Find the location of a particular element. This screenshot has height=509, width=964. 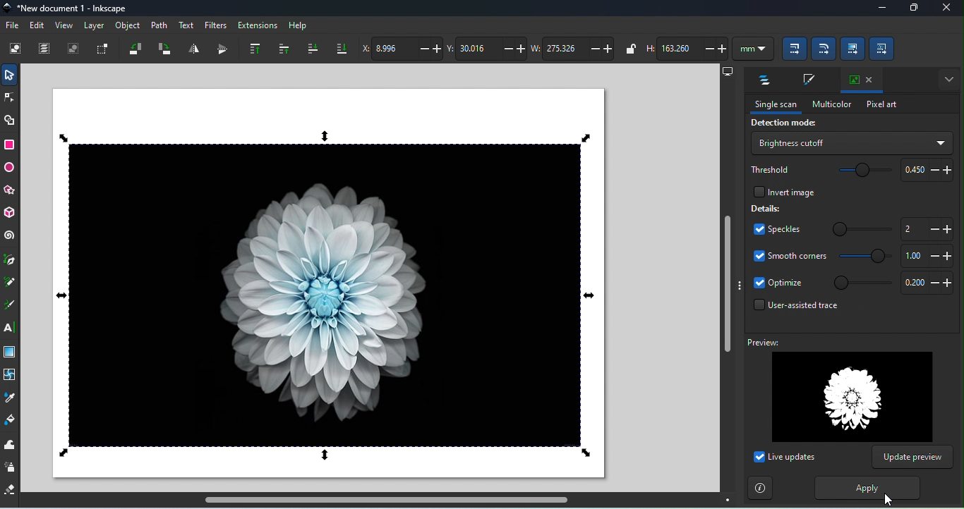

Instruction is located at coordinates (761, 488).